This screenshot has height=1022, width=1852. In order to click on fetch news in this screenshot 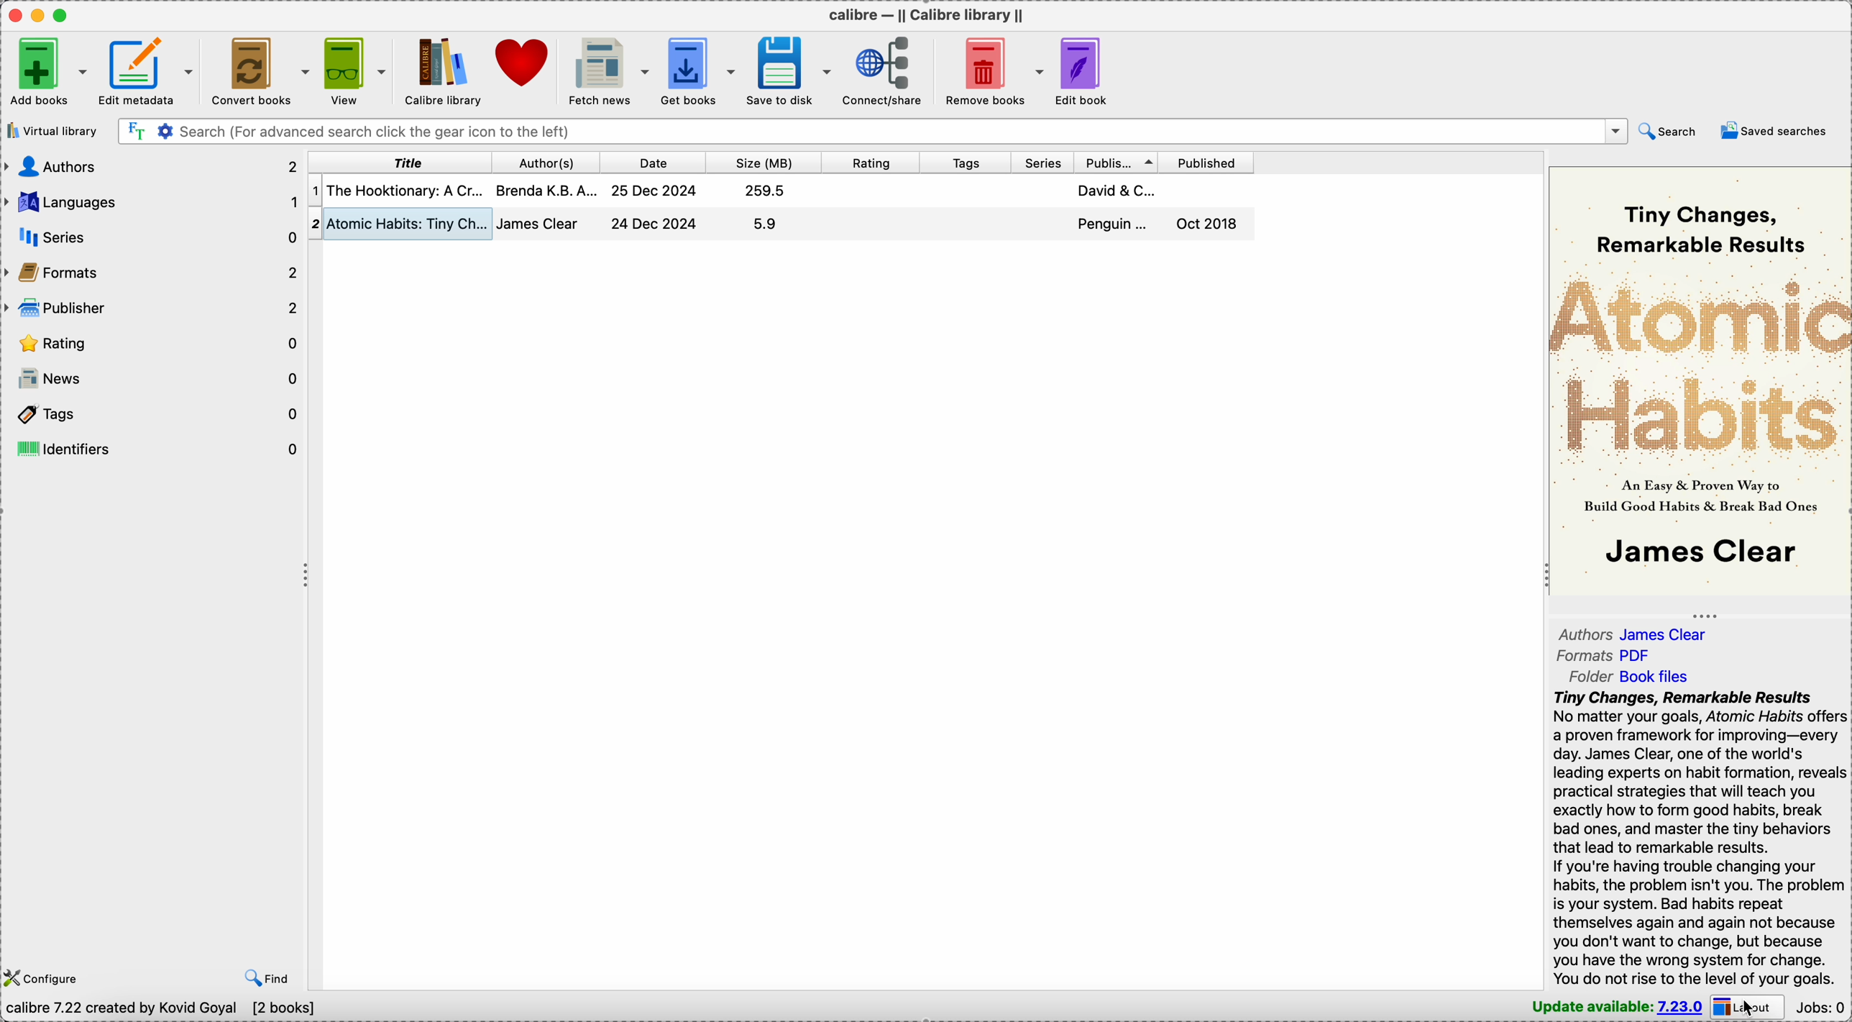, I will do `click(607, 70)`.